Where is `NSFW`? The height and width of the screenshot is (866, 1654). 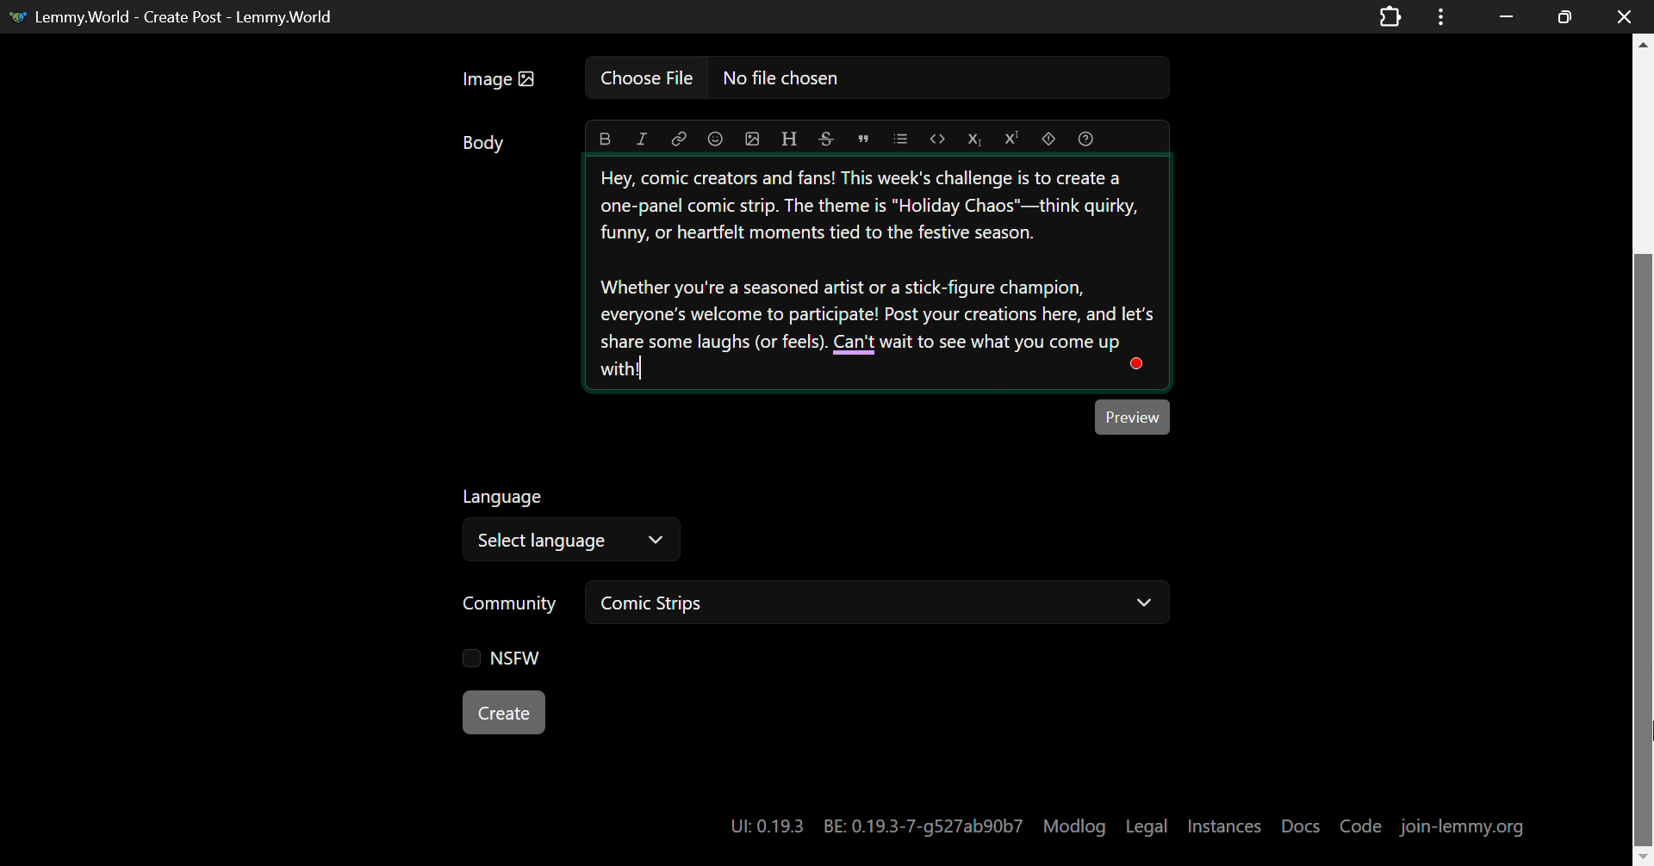
NSFW is located at coordinates (505, 661).